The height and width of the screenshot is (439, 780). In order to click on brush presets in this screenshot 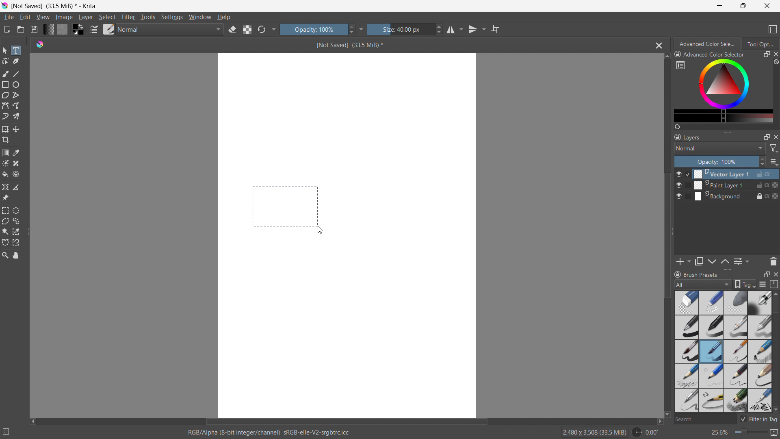, I will do `click(109, 29)`.